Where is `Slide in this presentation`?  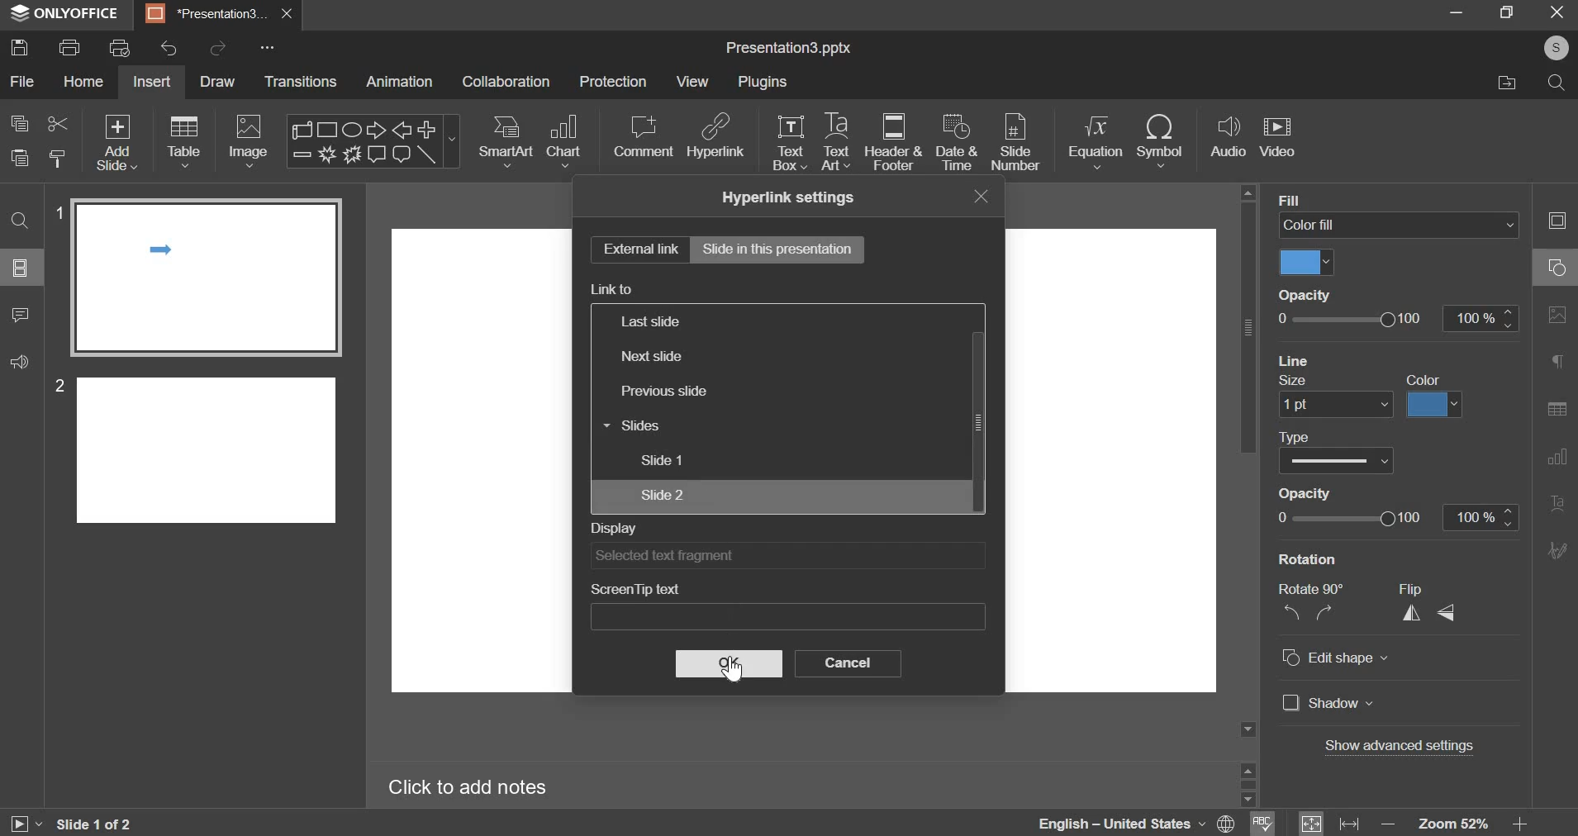 Slide in this presentation is located at coordinates (782, 251).